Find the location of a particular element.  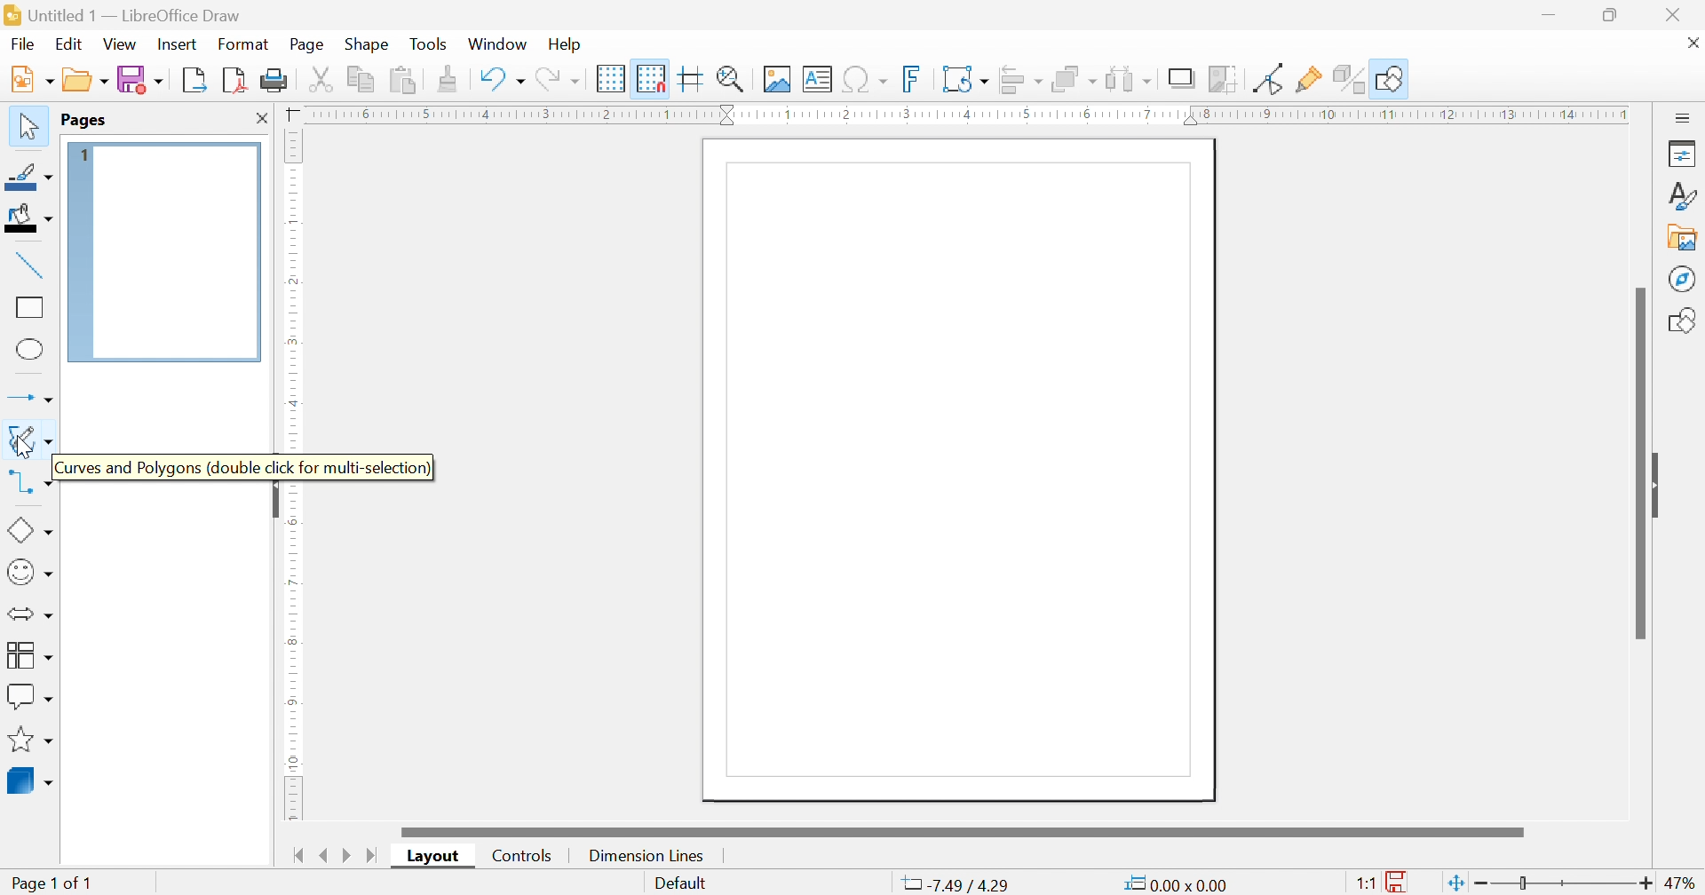

basic shapes is located at coordinates (30, 531).